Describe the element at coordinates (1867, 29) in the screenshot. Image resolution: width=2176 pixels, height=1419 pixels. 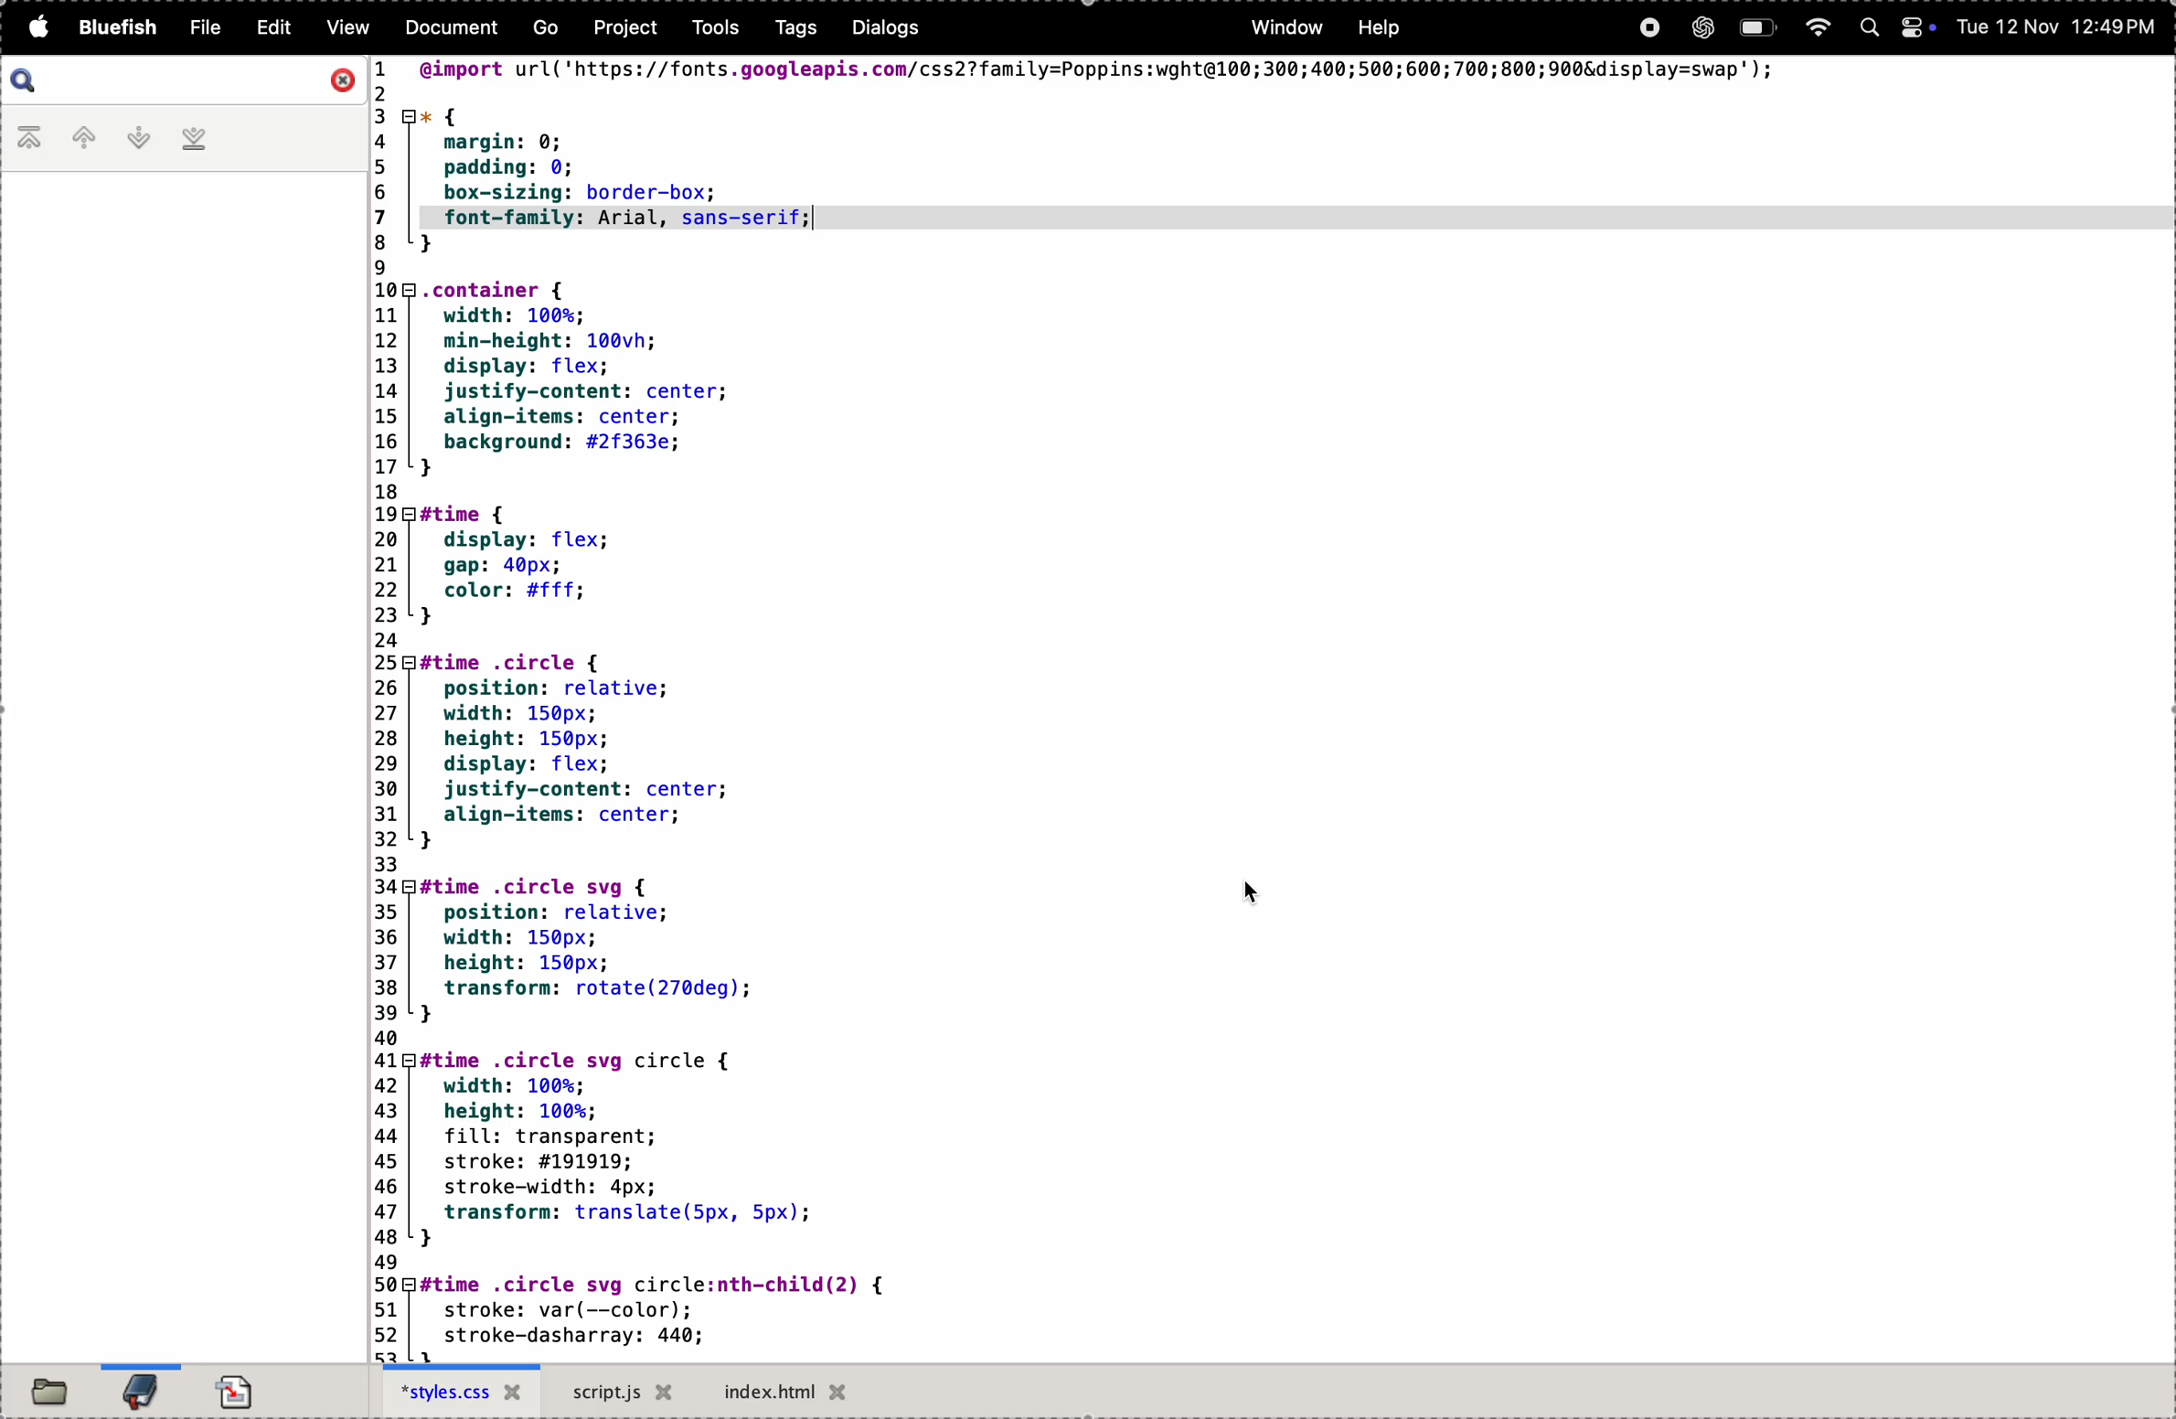
I see `Spotlight` at that location.